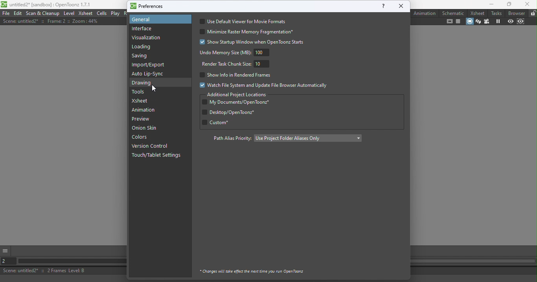 This screenshot has height=282, width=537. Describe the element at coordinates (521, 22) in the screenshot. I see `Sub-camera preview` at that location.